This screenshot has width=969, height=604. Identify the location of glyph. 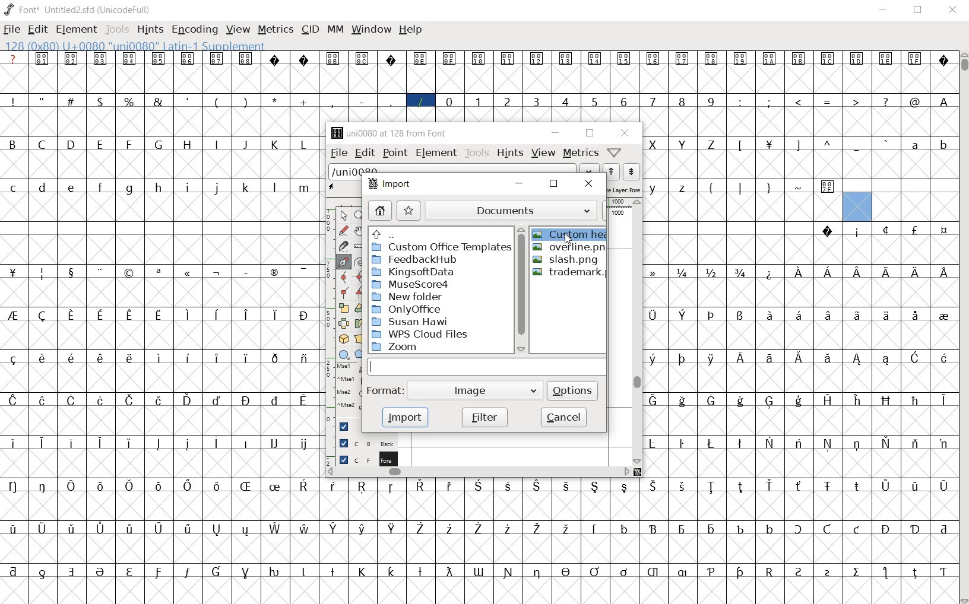
(72, 528).